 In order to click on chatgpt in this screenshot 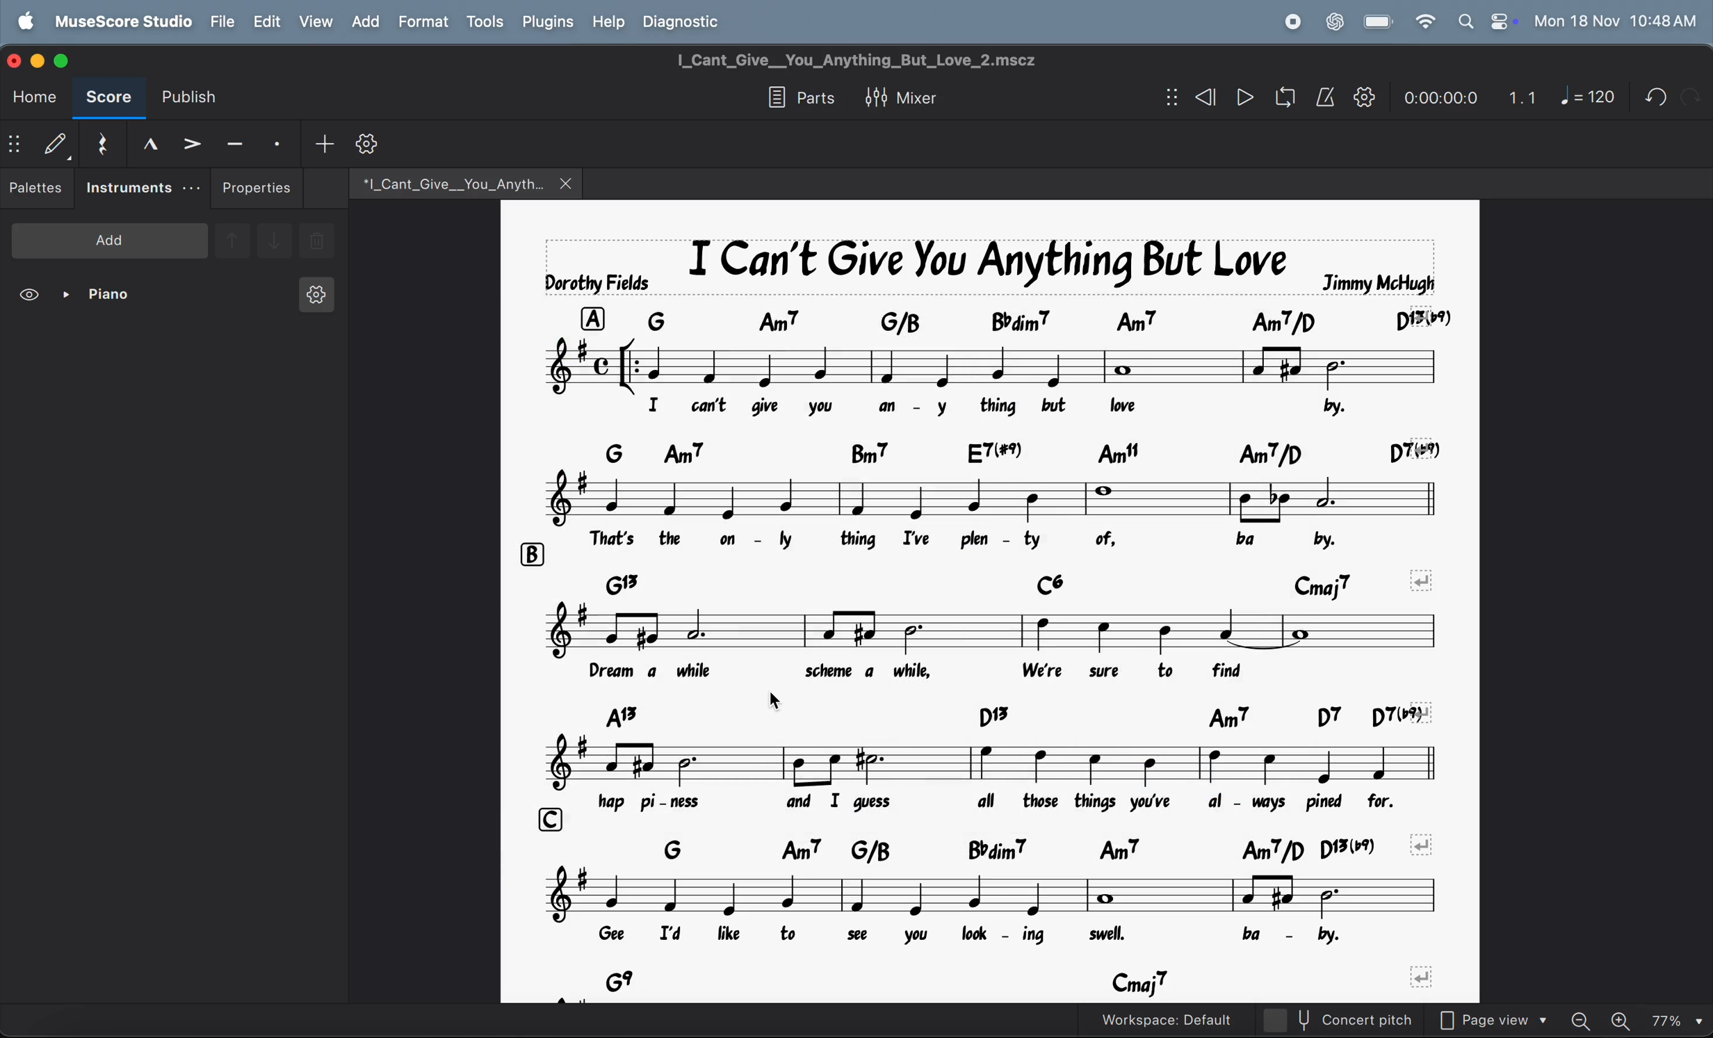, I will do `click(1334, 20)`.